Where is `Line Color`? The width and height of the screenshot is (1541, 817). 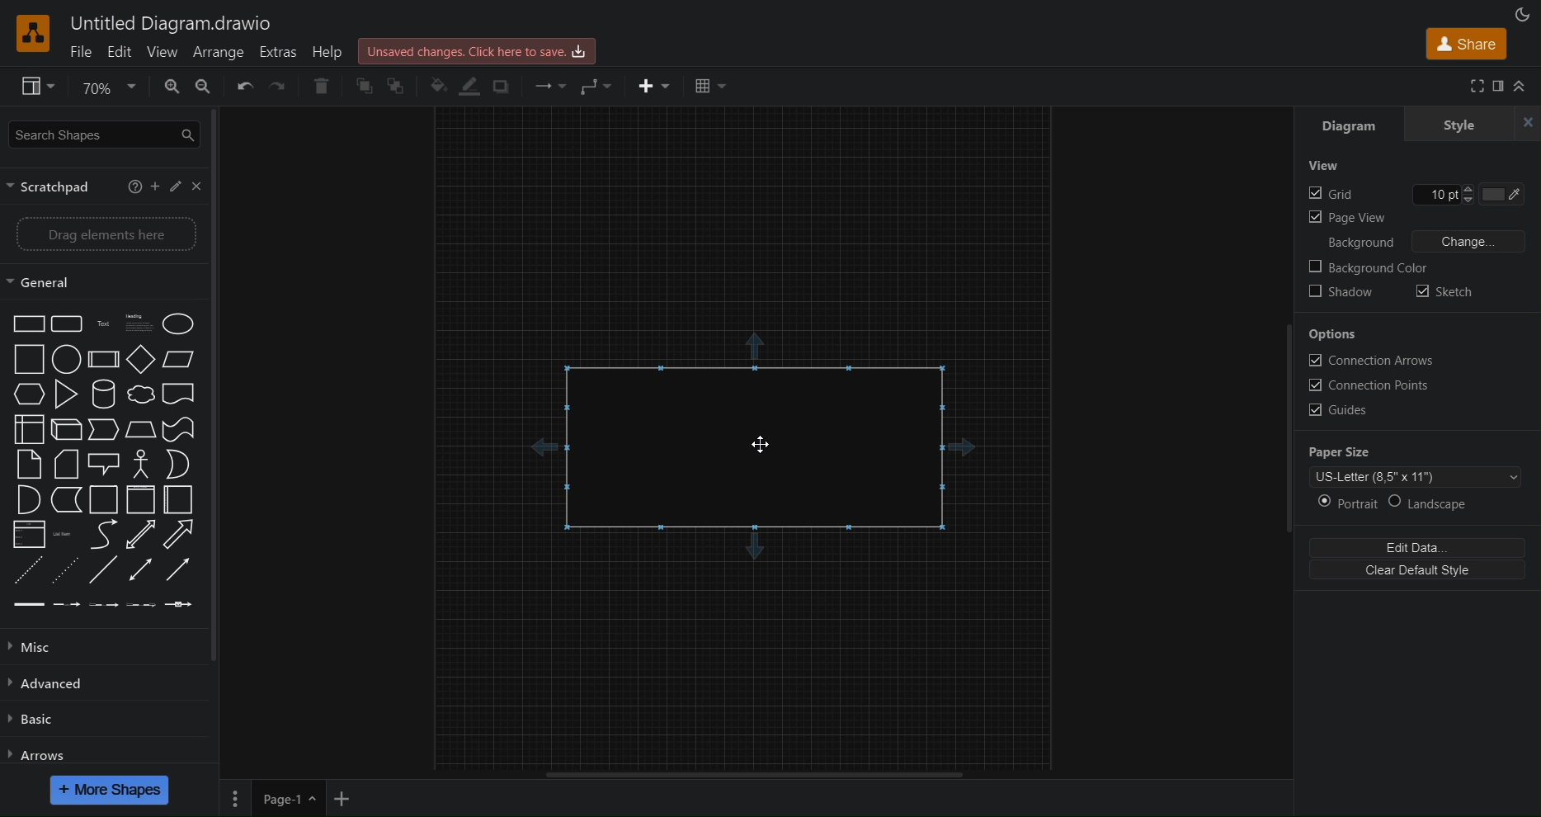 Line Color is located at coordinates (467, 87).